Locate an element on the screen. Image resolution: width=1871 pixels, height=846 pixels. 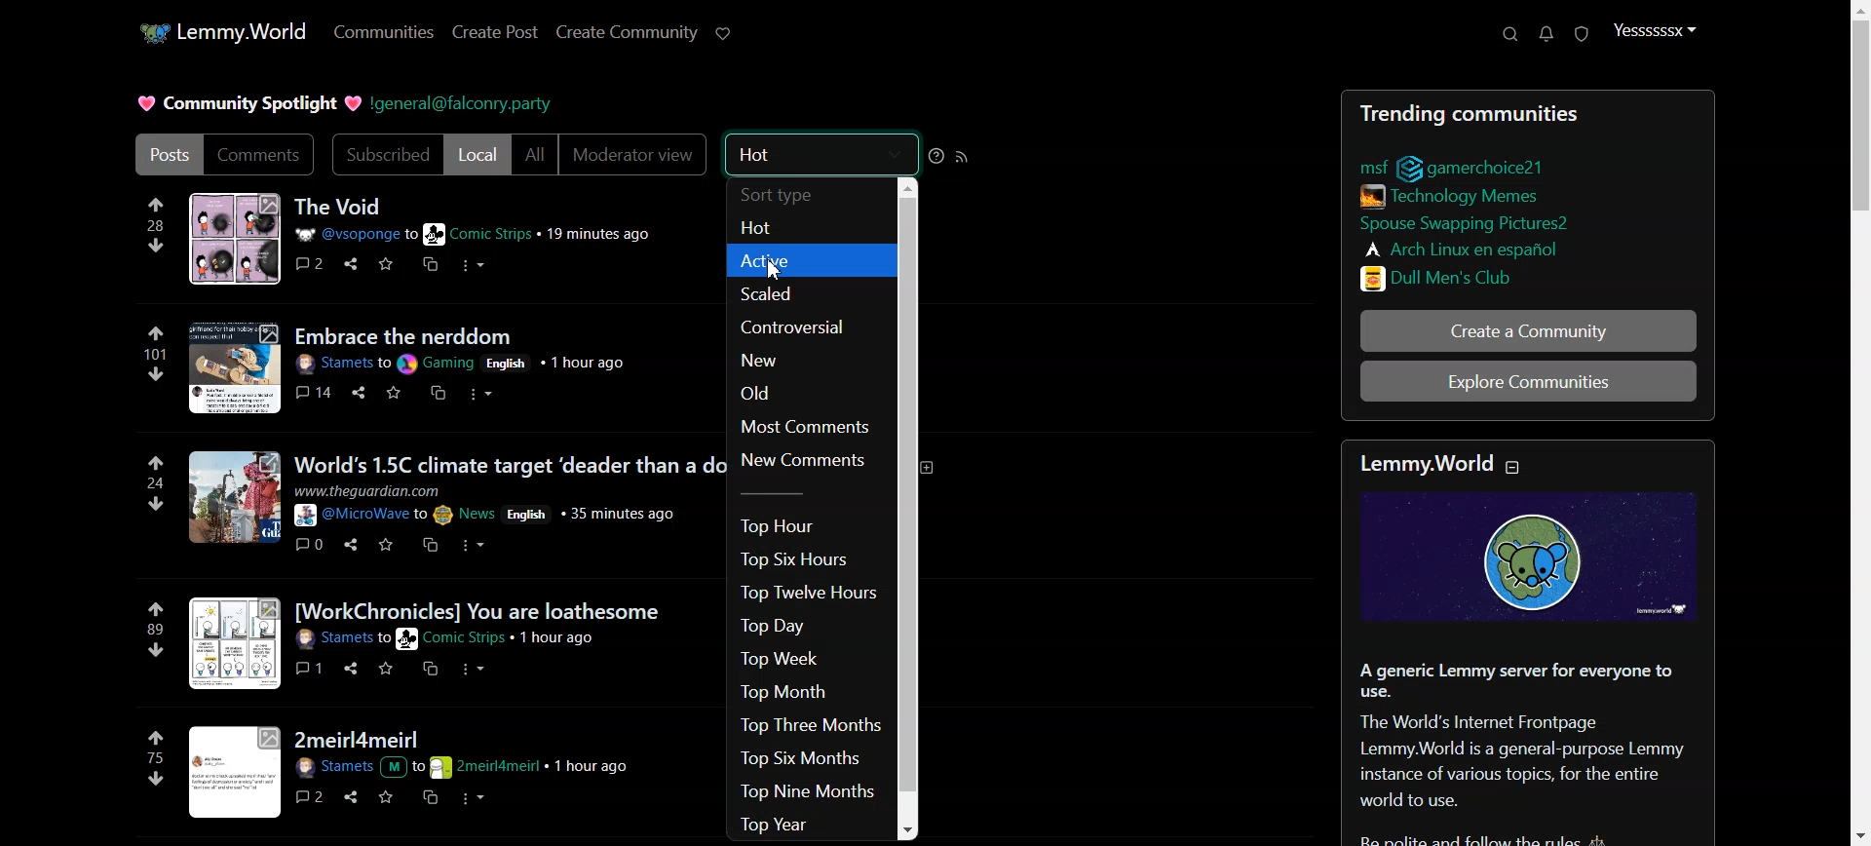
Moderator view is located at coordinates (634, 156).